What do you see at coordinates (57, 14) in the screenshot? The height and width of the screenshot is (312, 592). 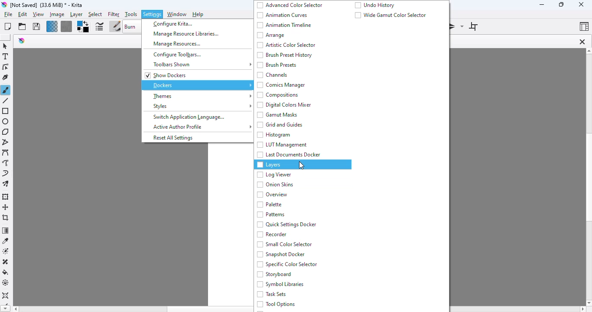 I see `image` at bounding box center [57, 14].